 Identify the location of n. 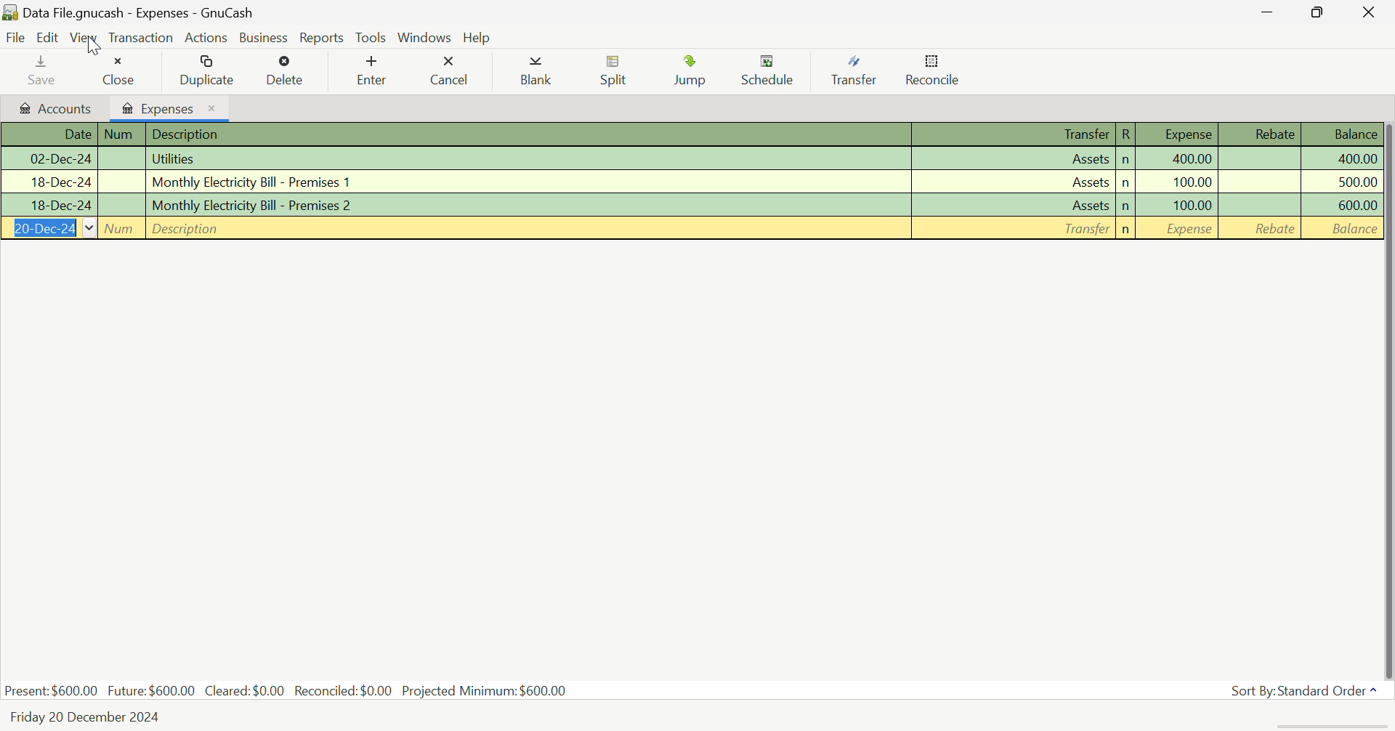
(1126, 230).